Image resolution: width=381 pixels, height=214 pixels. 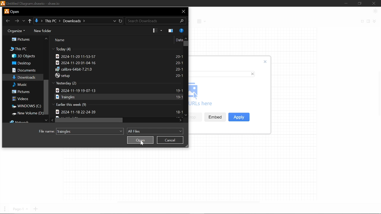 I want to click on Previous location, so click(x=23, y=21).